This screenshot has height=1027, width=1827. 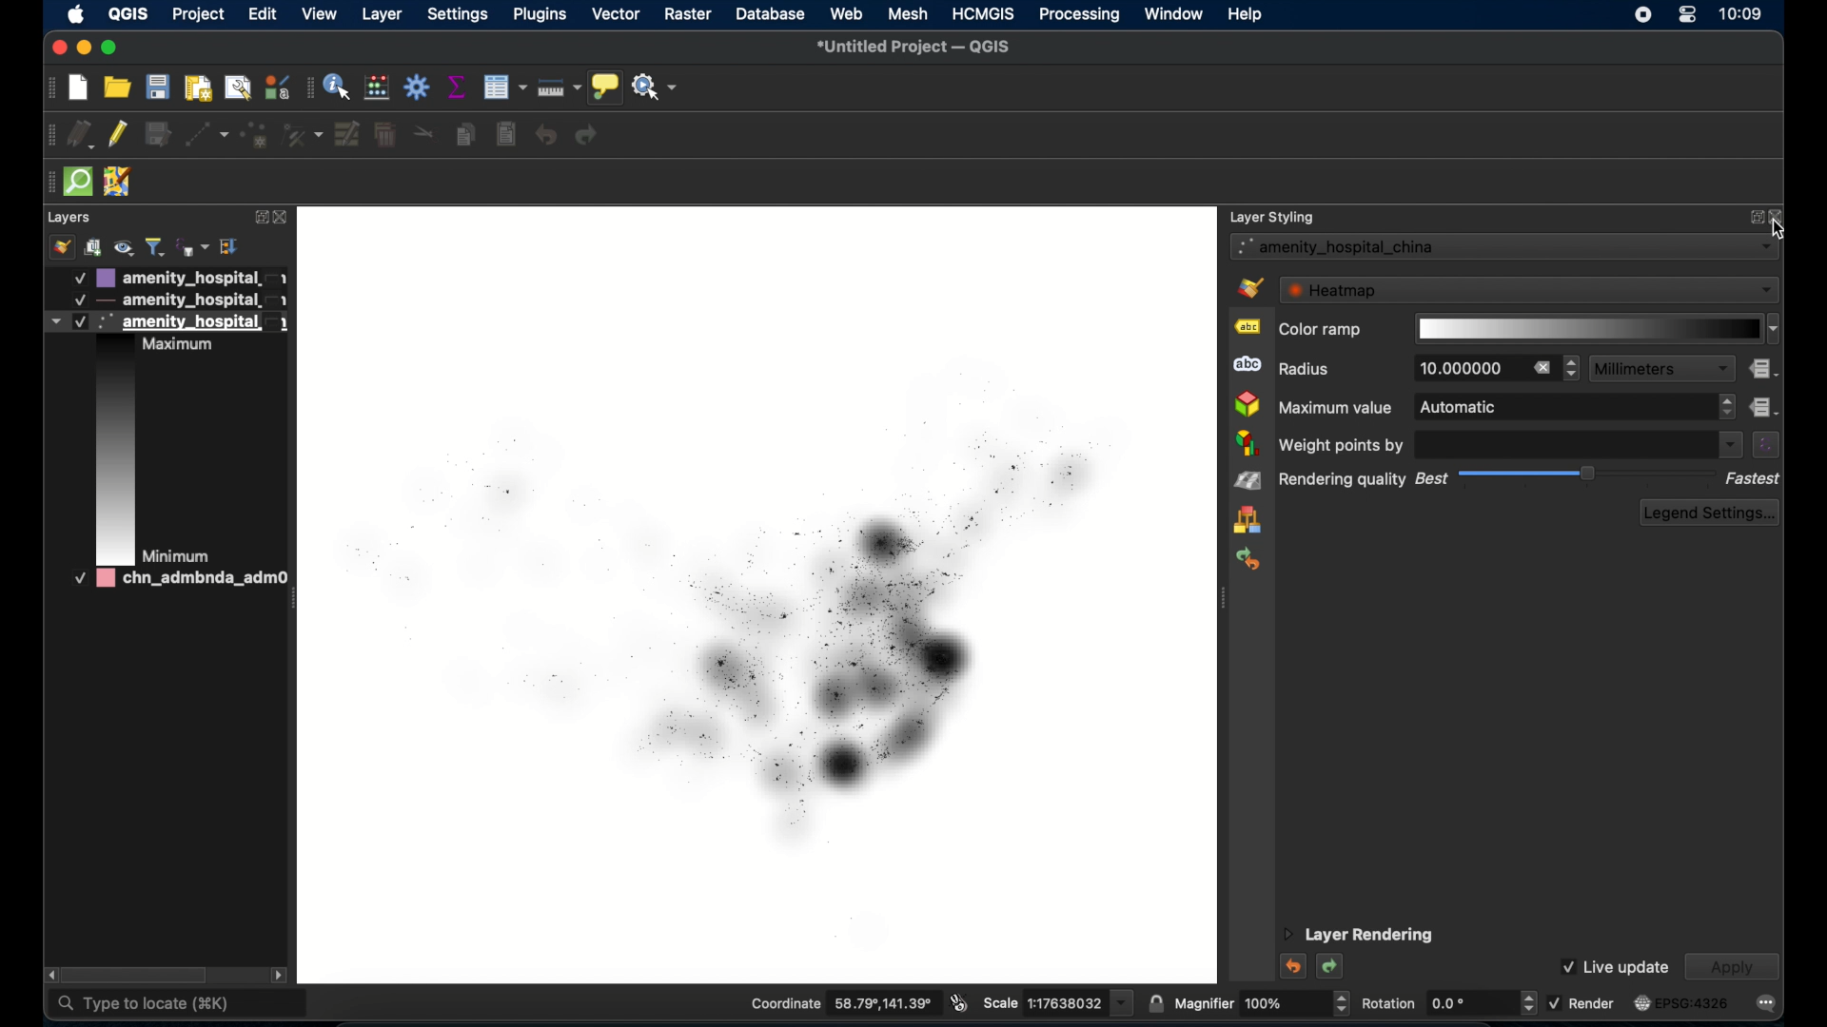 I want to click on print layout, so click(x=200, y=90).